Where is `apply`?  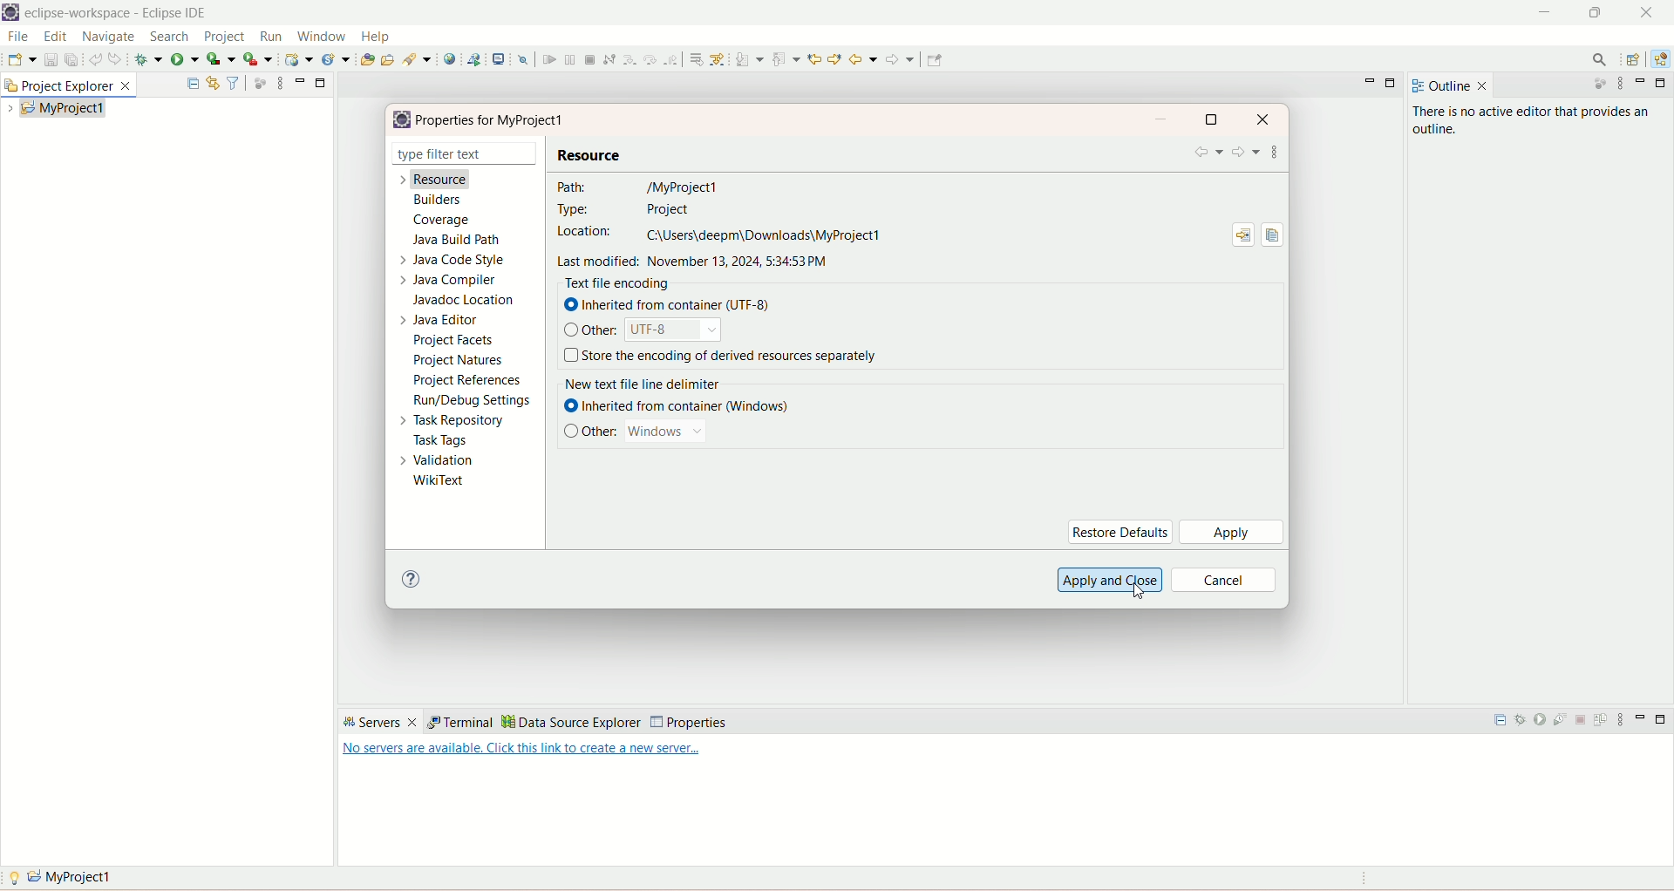
apply is located at coordinates (1228, 532).